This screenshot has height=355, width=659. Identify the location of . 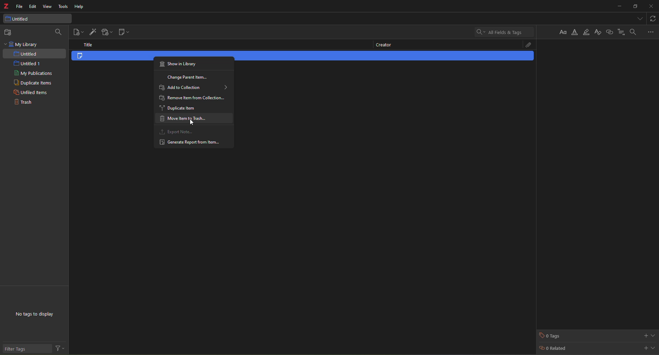
(564, 32).